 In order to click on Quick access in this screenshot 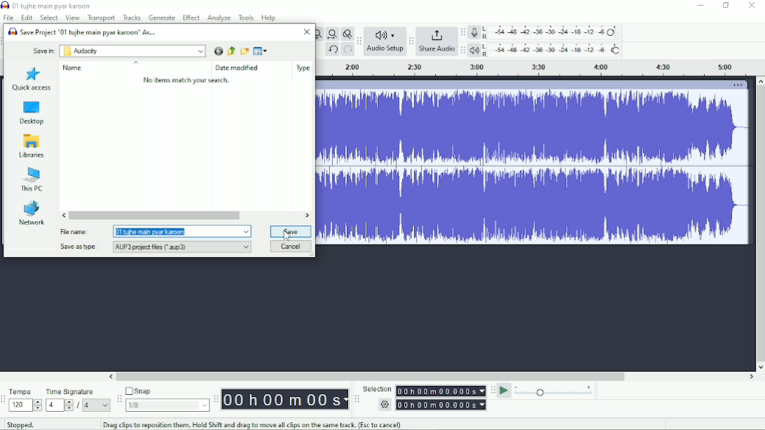, I will do `click(32, 80)`.